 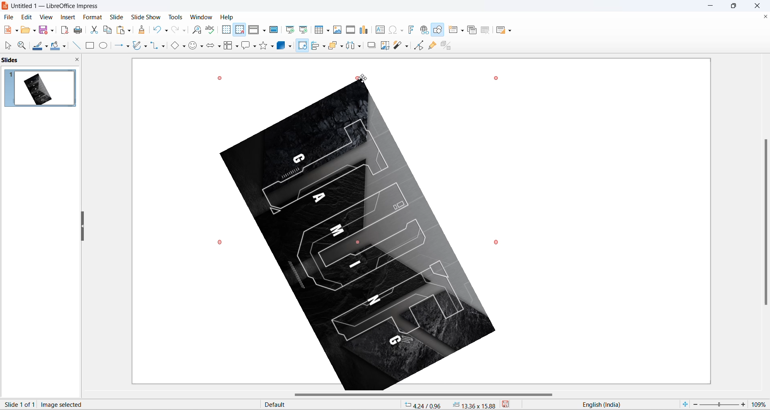 I want to click on snap to grid, so click(x=239, y=30).